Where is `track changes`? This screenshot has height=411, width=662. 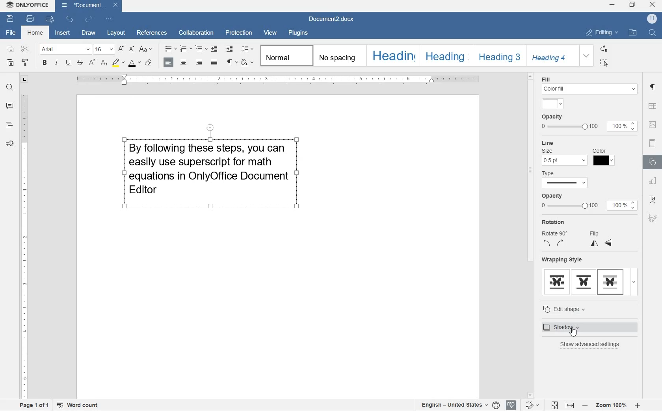 track changes is located at coordinates (533, 405).